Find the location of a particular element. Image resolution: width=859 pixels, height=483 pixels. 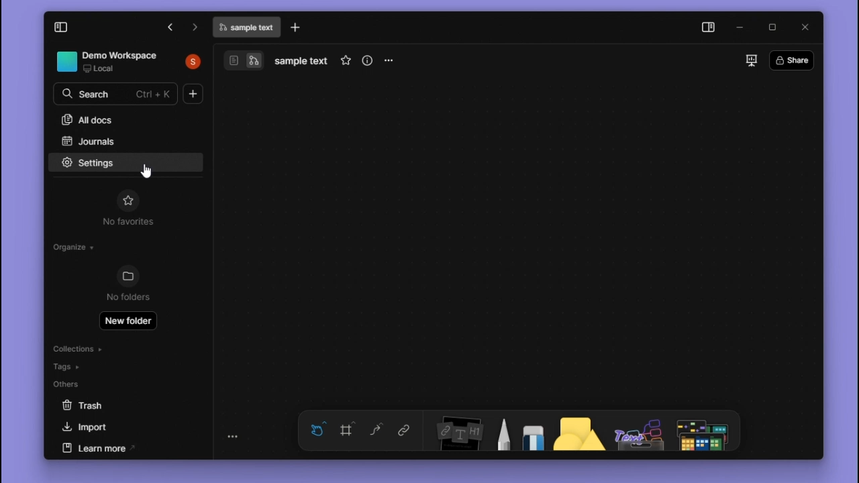

no favorites is located at coordinates (128, 222).